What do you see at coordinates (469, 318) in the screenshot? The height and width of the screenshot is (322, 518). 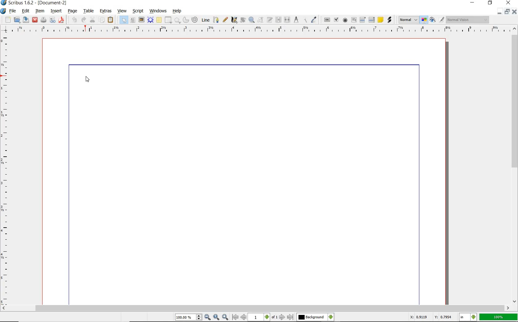 I see `select current unit` at bounding box center [469, 318].